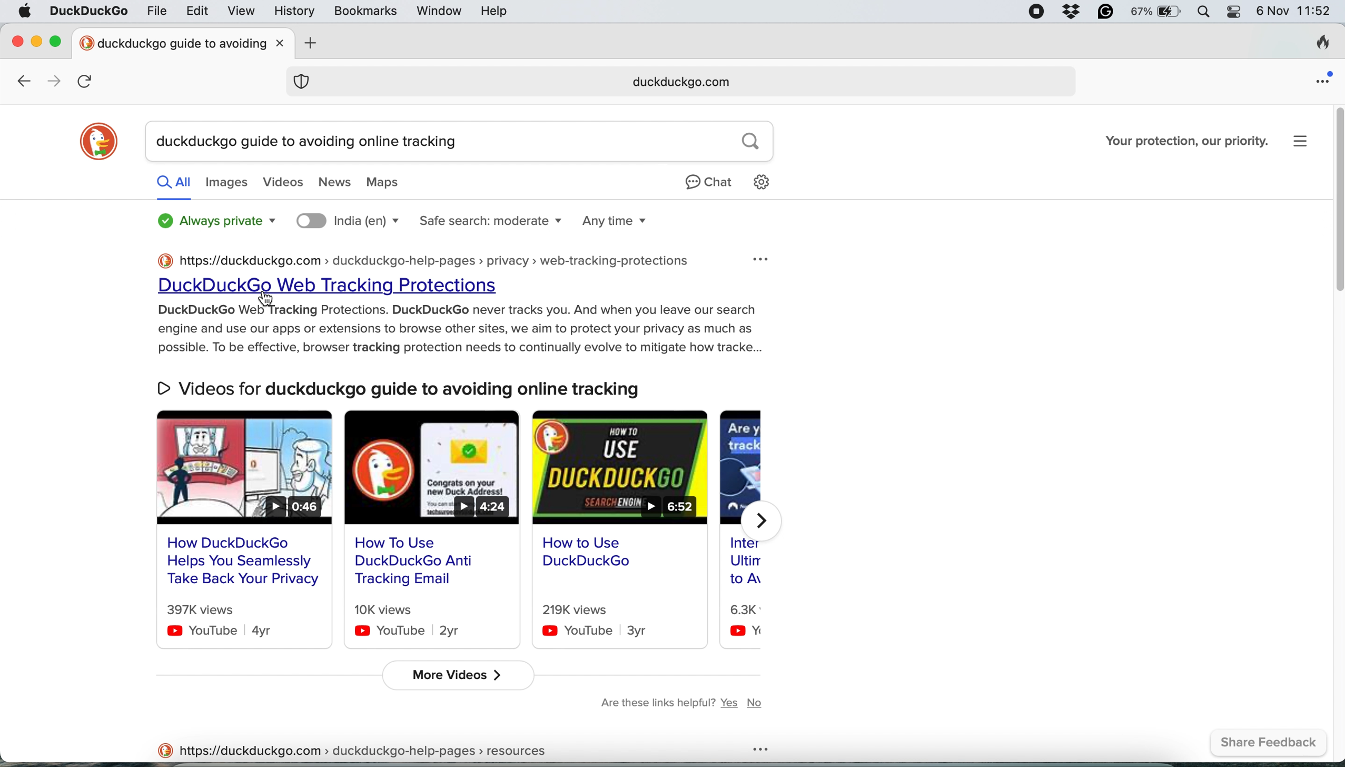  I want to click on more option, so click(764, 257).